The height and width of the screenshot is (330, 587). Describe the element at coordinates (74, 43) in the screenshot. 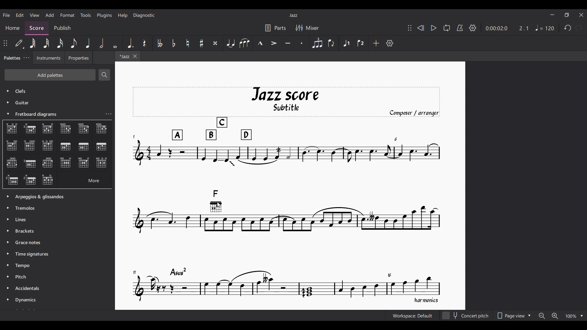

I see `8th note` at that location.